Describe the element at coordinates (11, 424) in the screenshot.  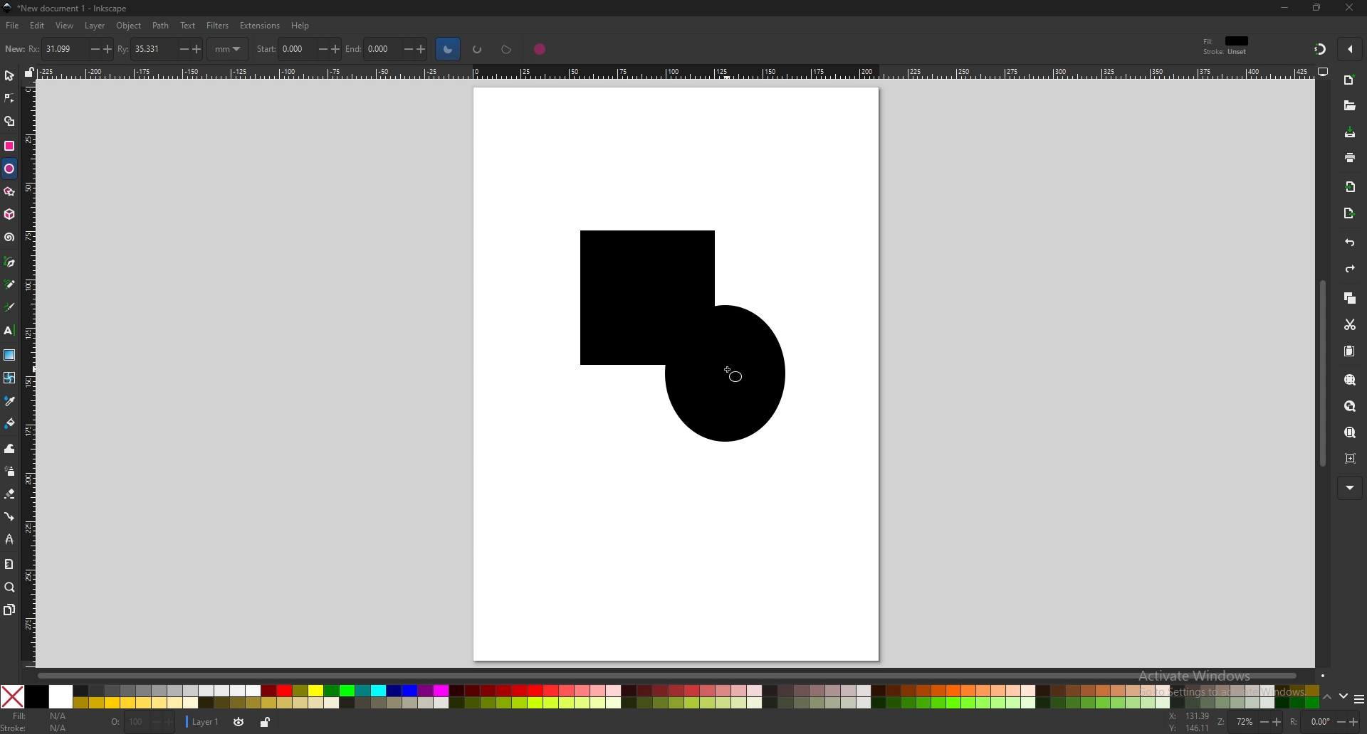
I see `paint bucket` at that location.